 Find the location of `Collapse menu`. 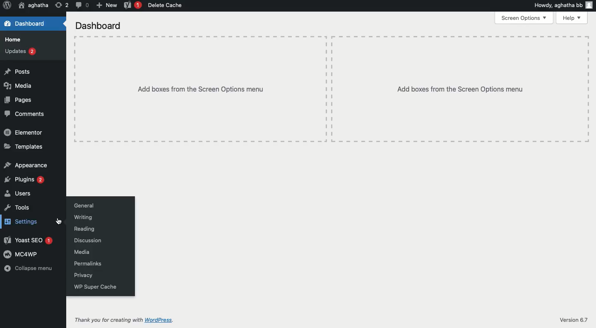

Collapse menu is located at coordinates (28, 268).